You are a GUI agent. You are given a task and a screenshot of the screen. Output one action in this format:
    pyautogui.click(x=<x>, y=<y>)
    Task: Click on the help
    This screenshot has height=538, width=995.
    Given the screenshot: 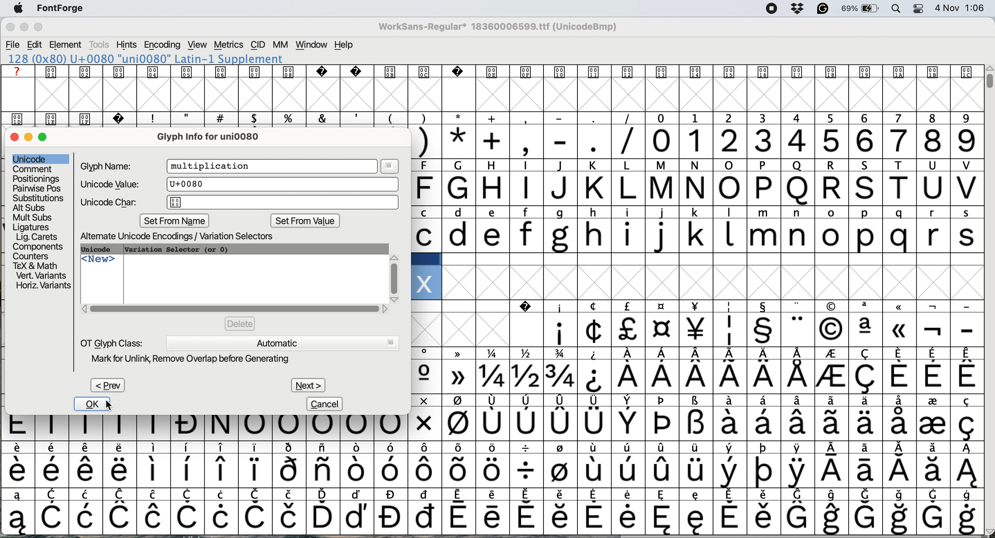 What is the action you would take?
    pyautogui.click(x=345, y=45)
    